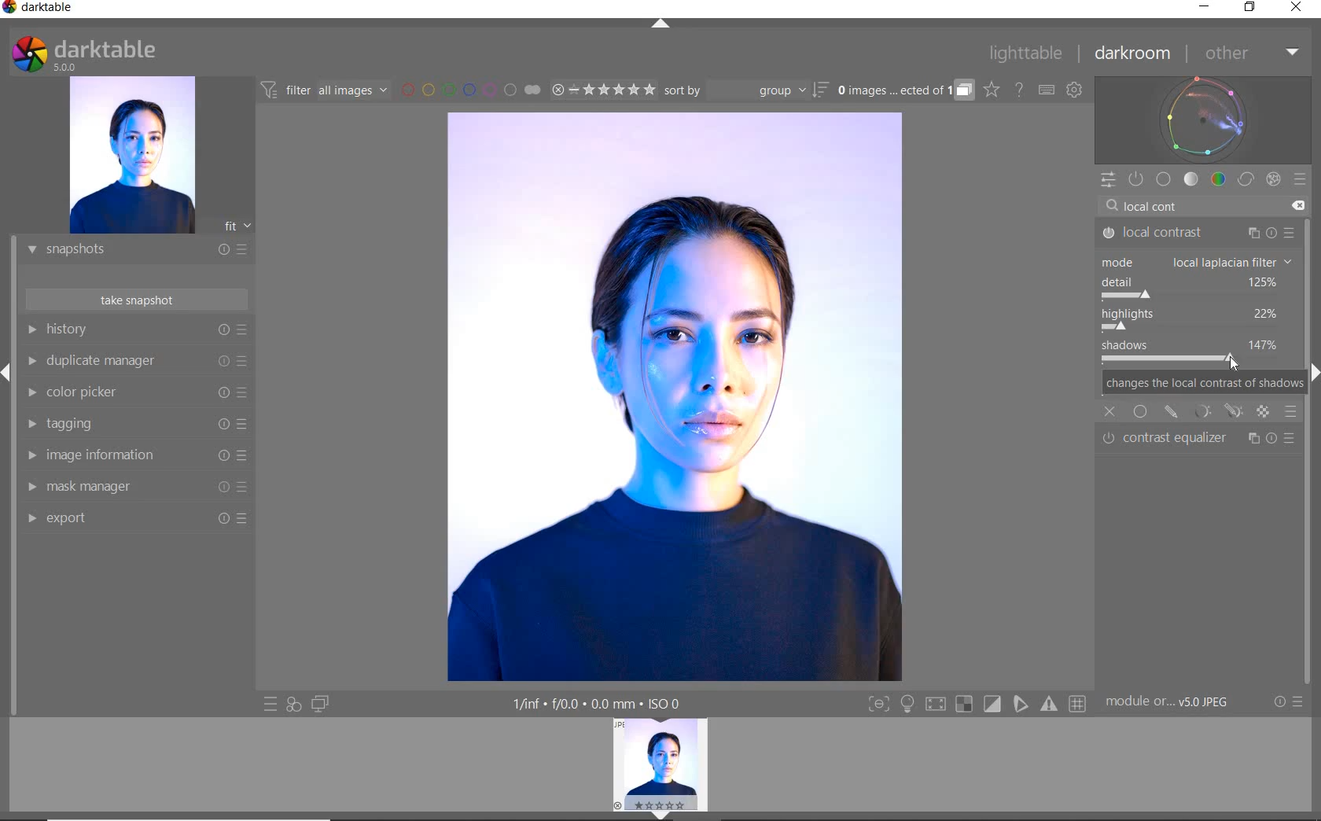 This screenshot has width=1321, height=821. Describe the element at coordinates (1290, 701) in the screenshot. I see `RESET OR PRESETS & PREFERENCES` at that location.